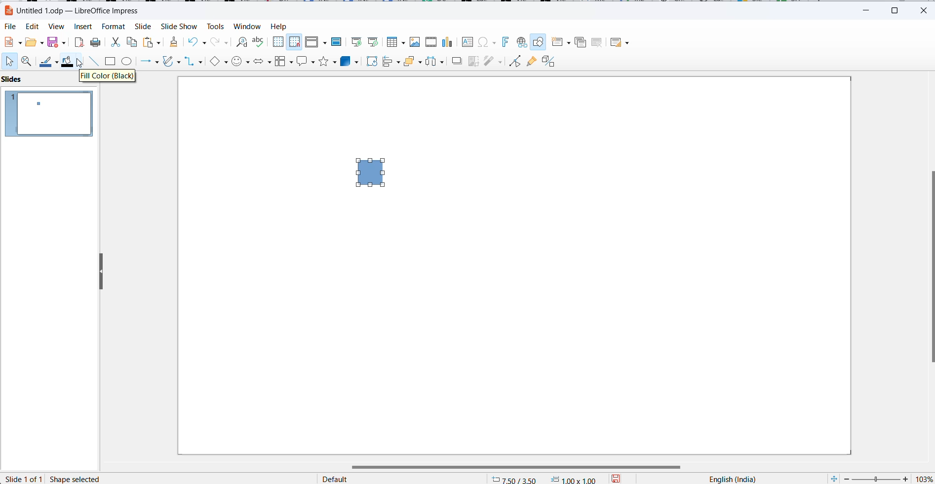 This screenshot has width=935, height=484. Describe the element at coordinates (80, 65) in the screenshot. I see `cursor` at that location.